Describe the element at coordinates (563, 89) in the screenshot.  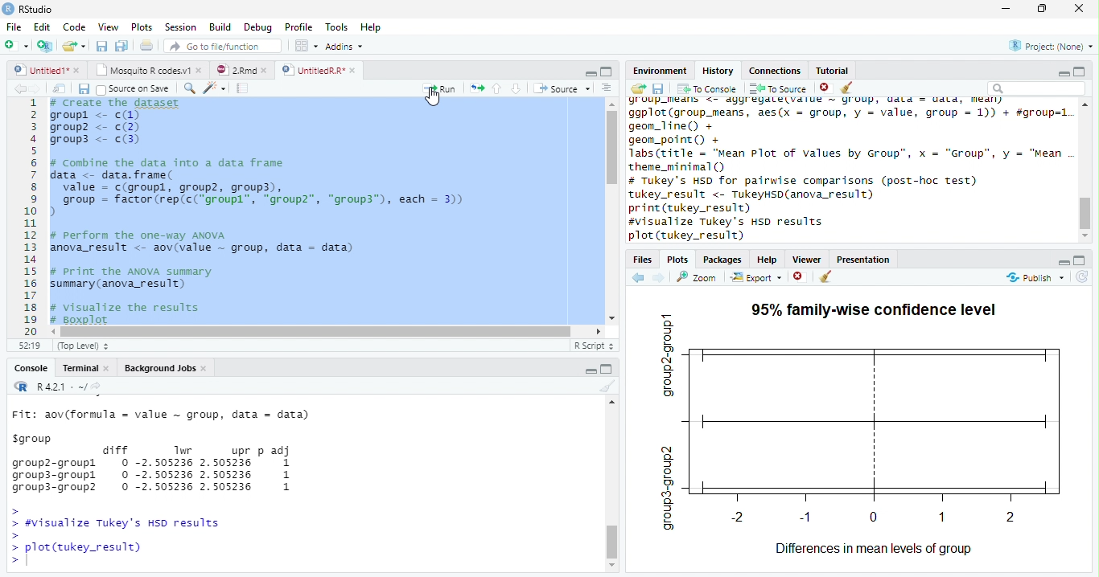
I see `Source` at that location.